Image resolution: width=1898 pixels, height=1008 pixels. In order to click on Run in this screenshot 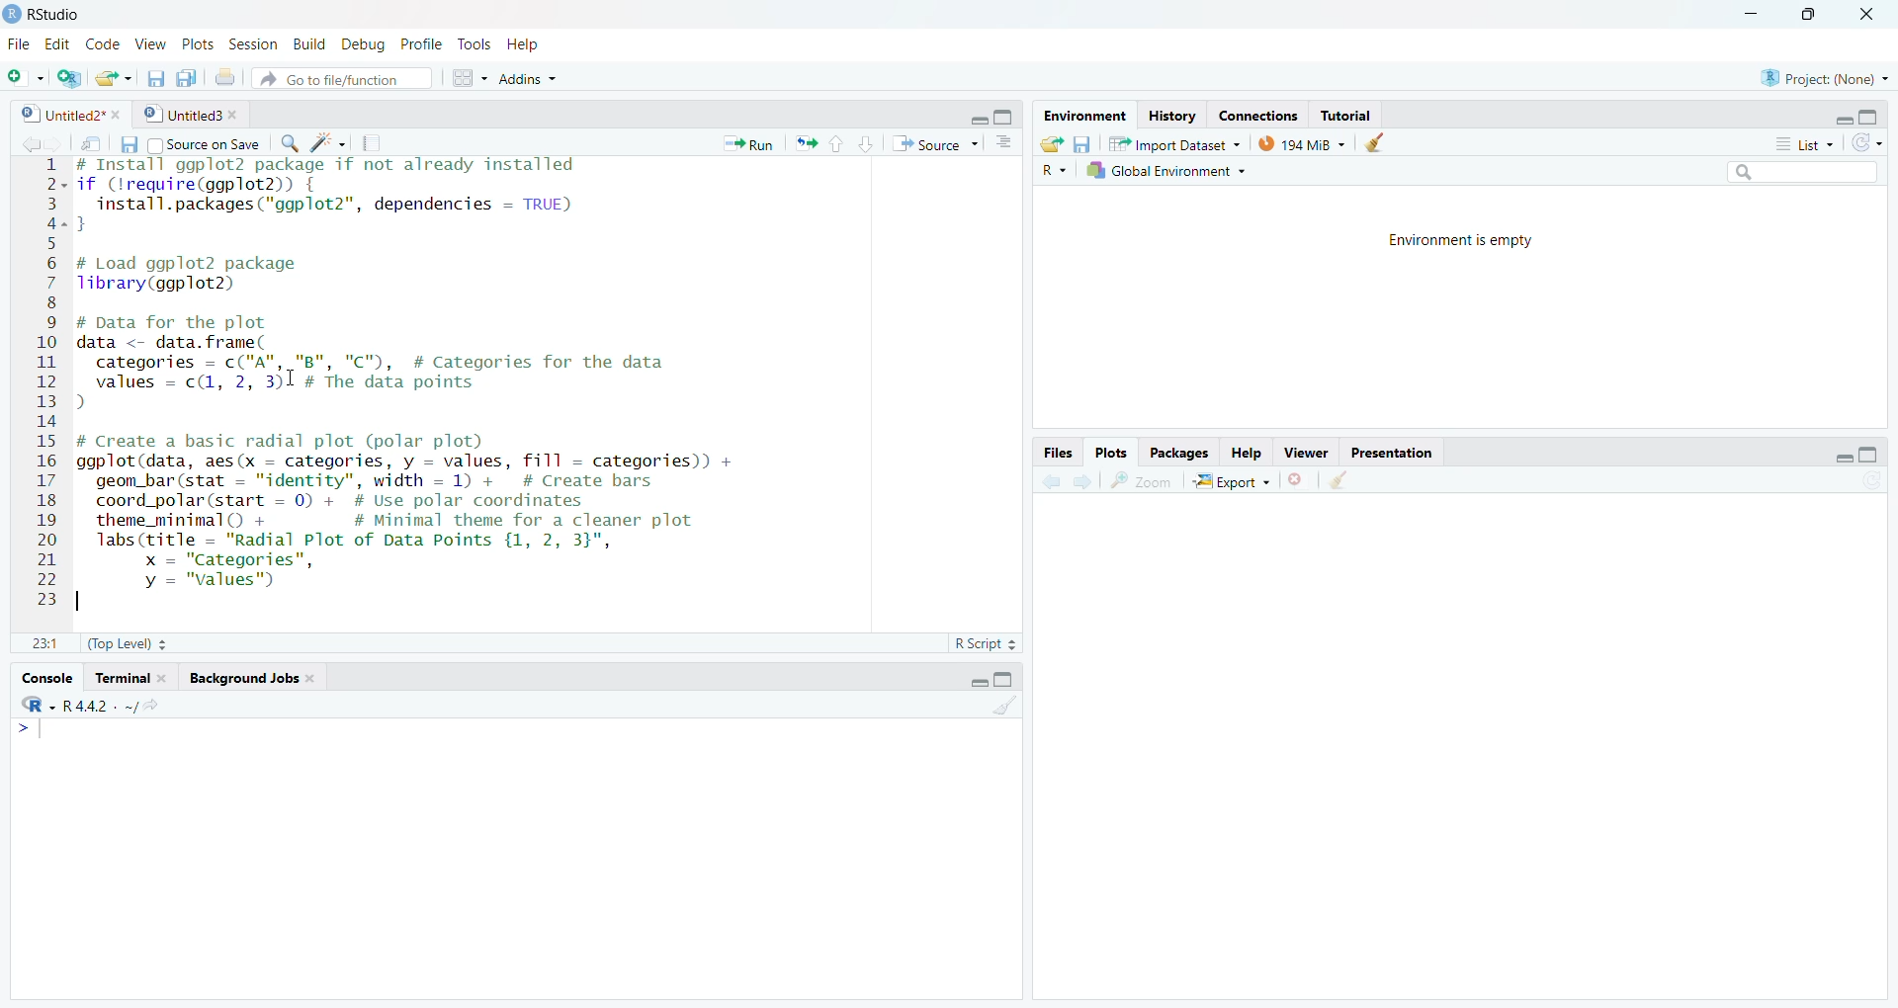, I will do `click(749, 144)`.